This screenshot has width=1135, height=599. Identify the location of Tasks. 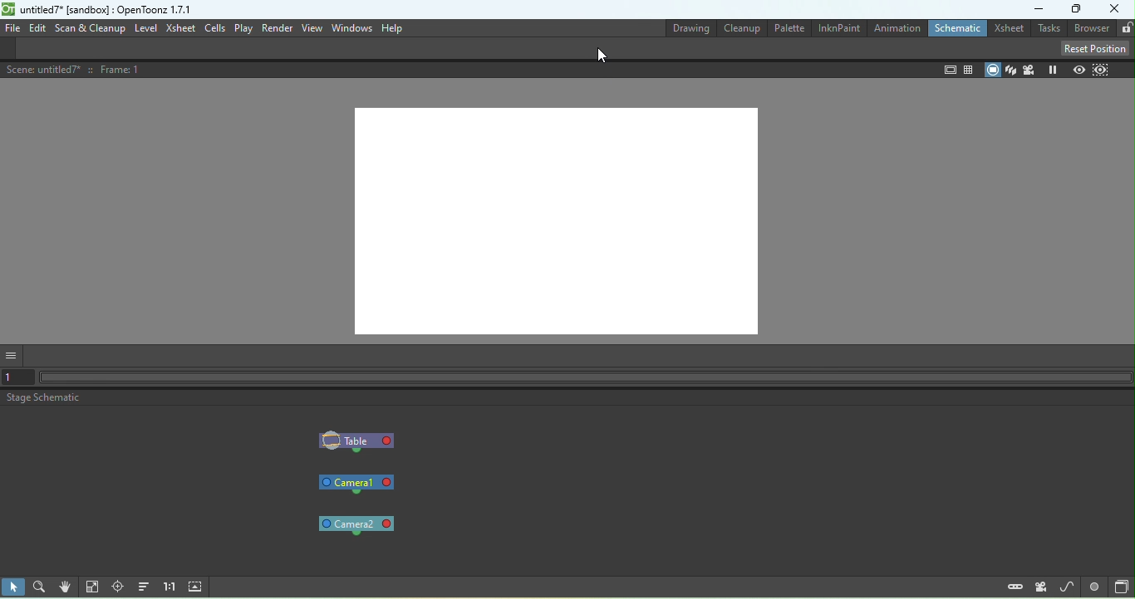
(1051, 28).